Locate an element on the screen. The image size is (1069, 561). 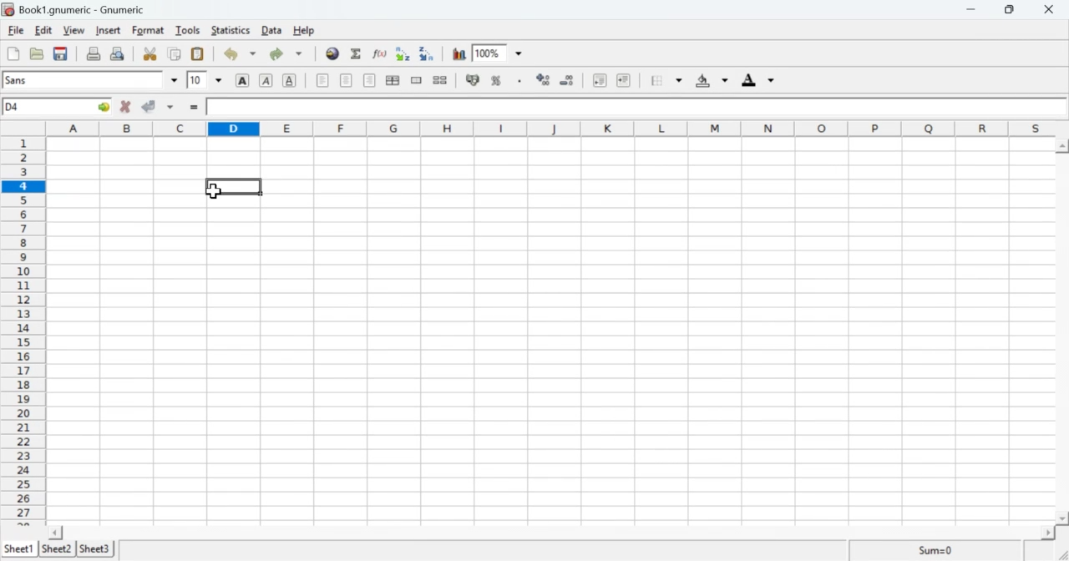
Active Cell is located at coordinates (58, 107).